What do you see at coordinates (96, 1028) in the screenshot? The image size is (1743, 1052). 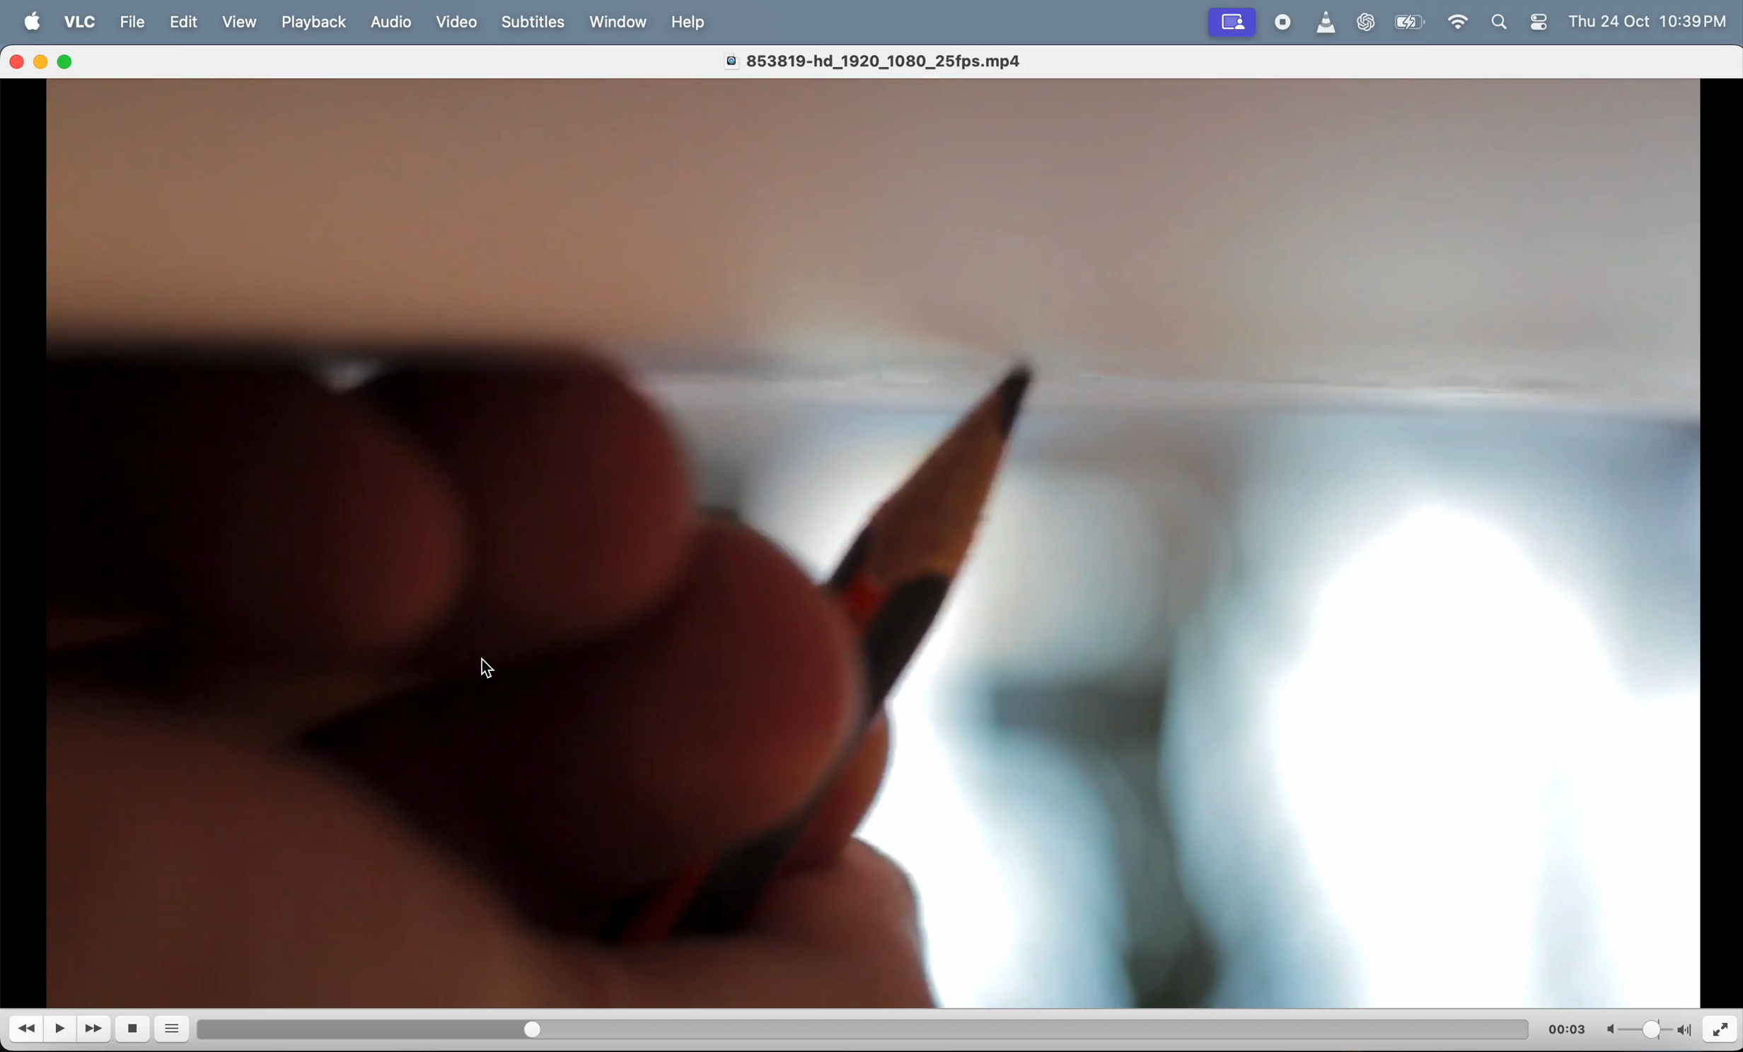 I see `Fast forward` at bounding box center [96, 1028].